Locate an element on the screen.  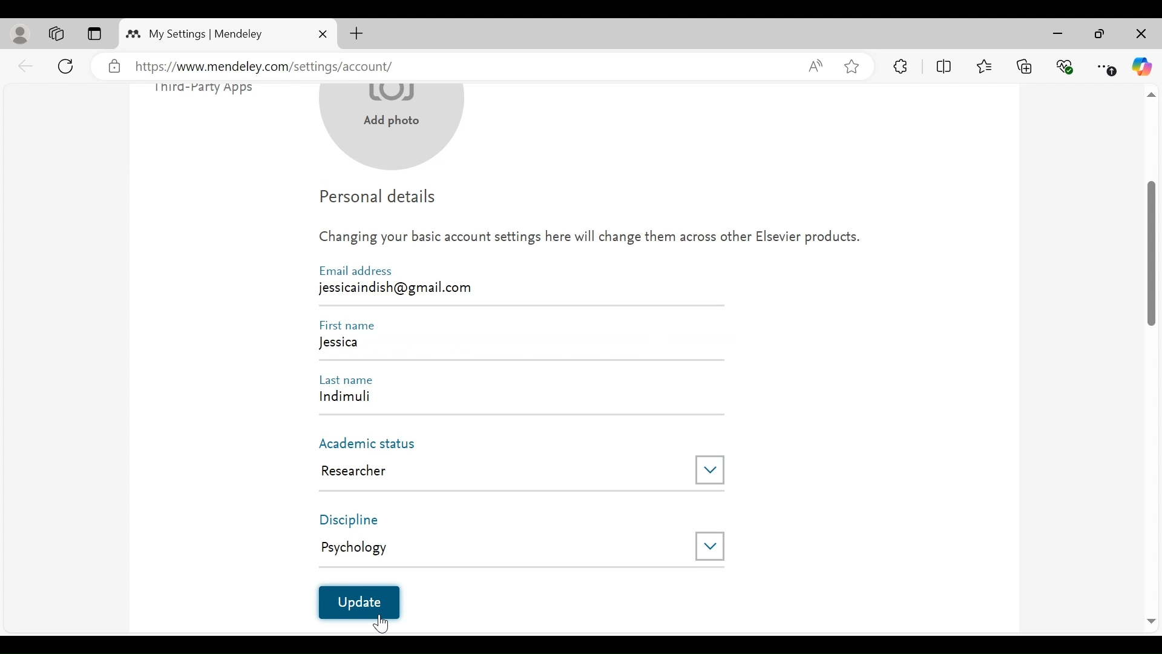
Workspaces is located at coordinates (57, 34).